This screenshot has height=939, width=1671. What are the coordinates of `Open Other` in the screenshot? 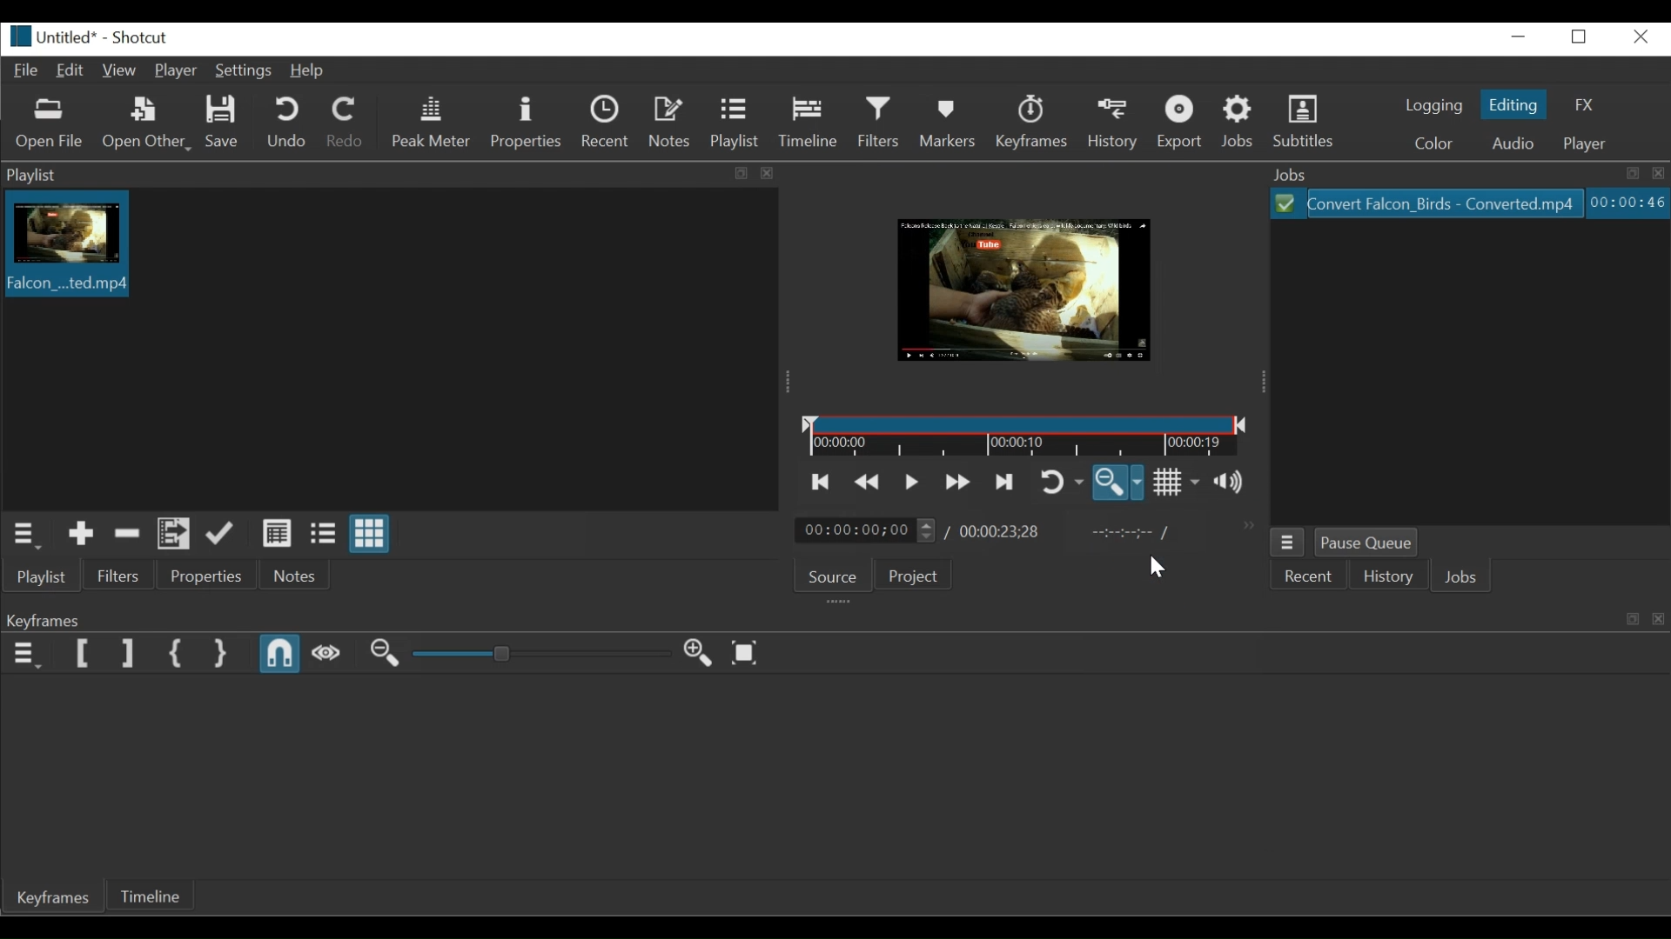 It's located at (148, 123).